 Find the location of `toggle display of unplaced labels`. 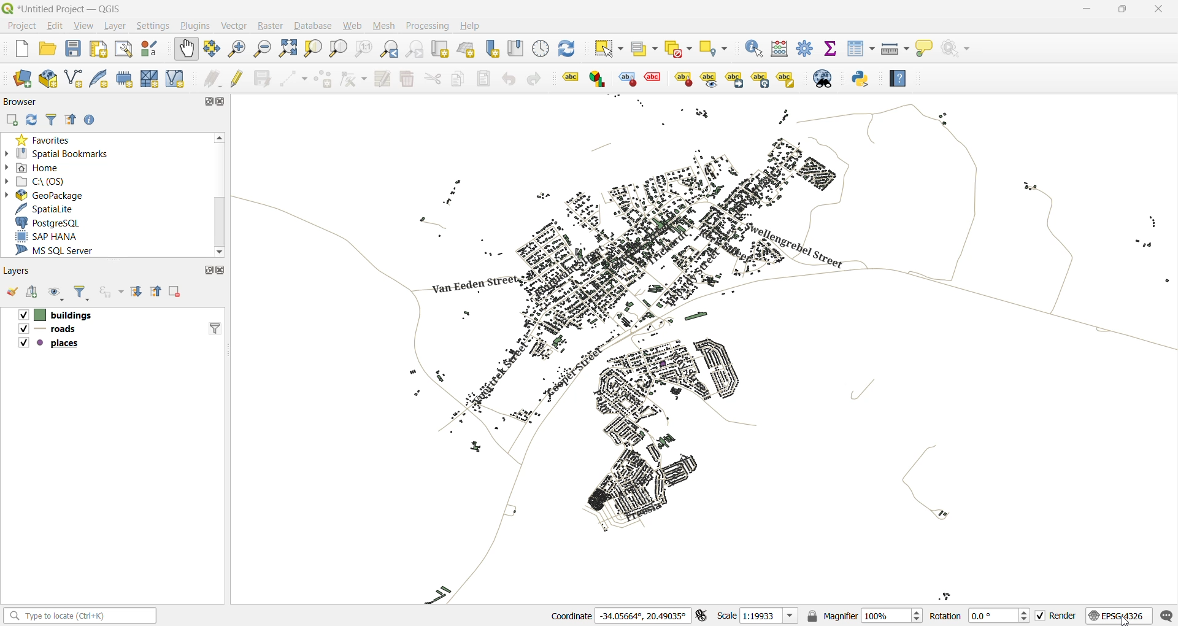

toggle display of unplaced labels is located at coordinates (653, 77).